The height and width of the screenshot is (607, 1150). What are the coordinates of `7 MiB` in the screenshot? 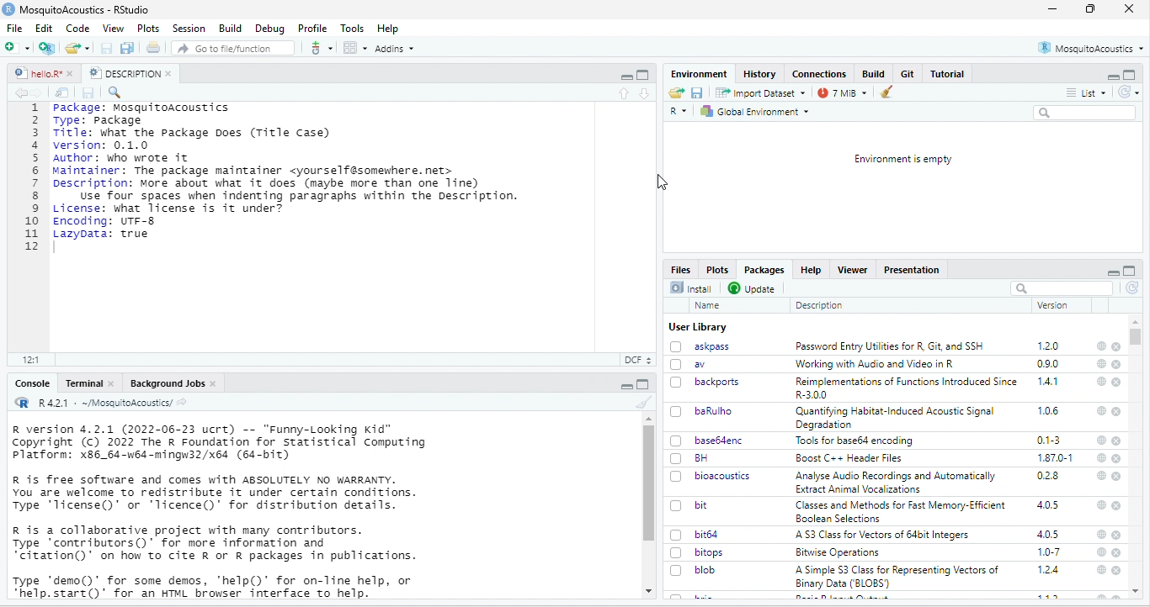 It's located at (842, 92).